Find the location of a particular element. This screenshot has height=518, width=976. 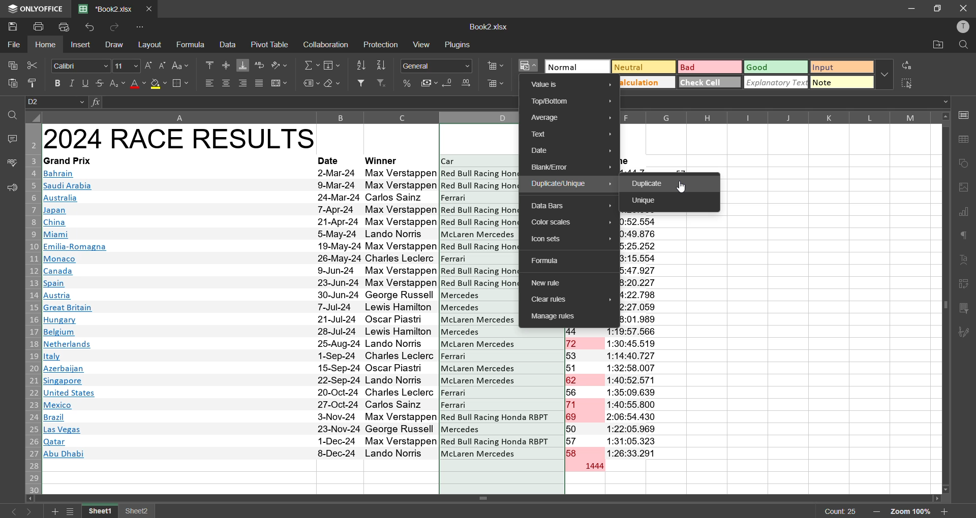

cell address is located at coordinates (57, 102).